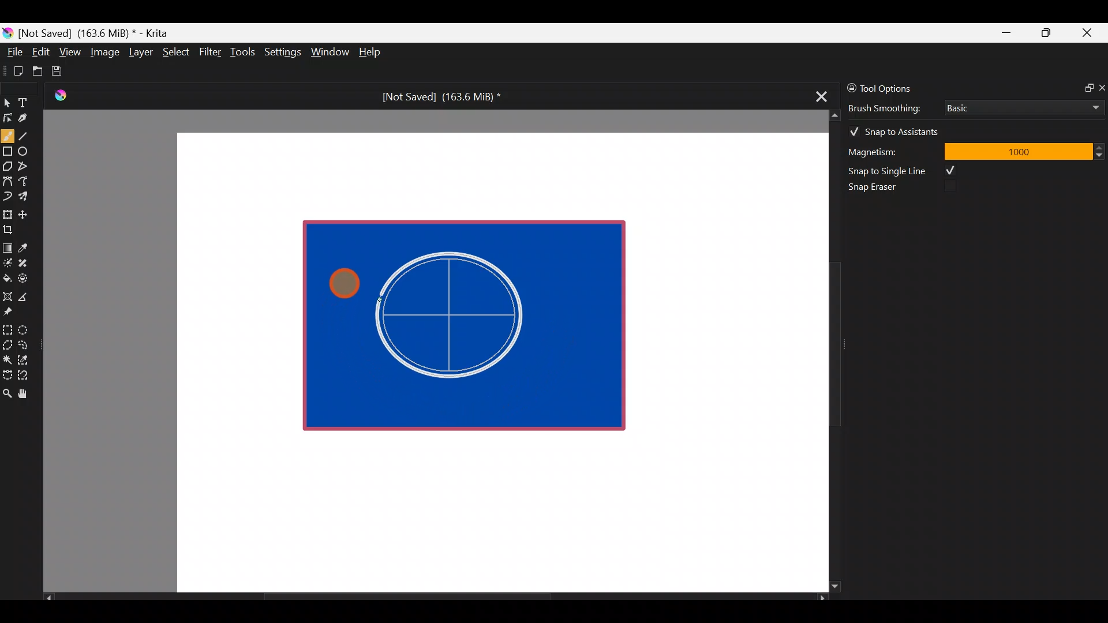 This screenshot has height=623, width=1108. Describe the element at coordinates (8, 32) in the screenshot. I see `Krita logo` at that location.